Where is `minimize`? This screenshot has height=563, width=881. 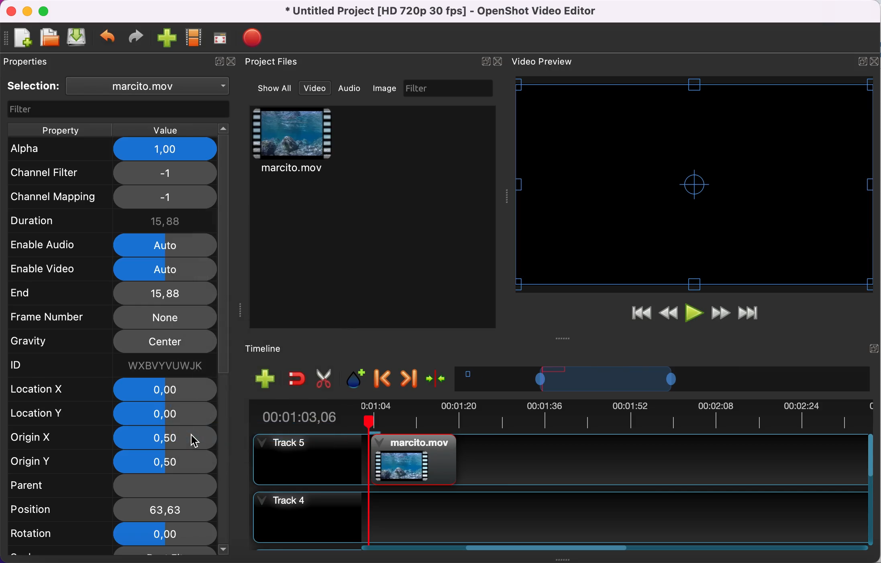 minimize is located at coordinates (27, 11).